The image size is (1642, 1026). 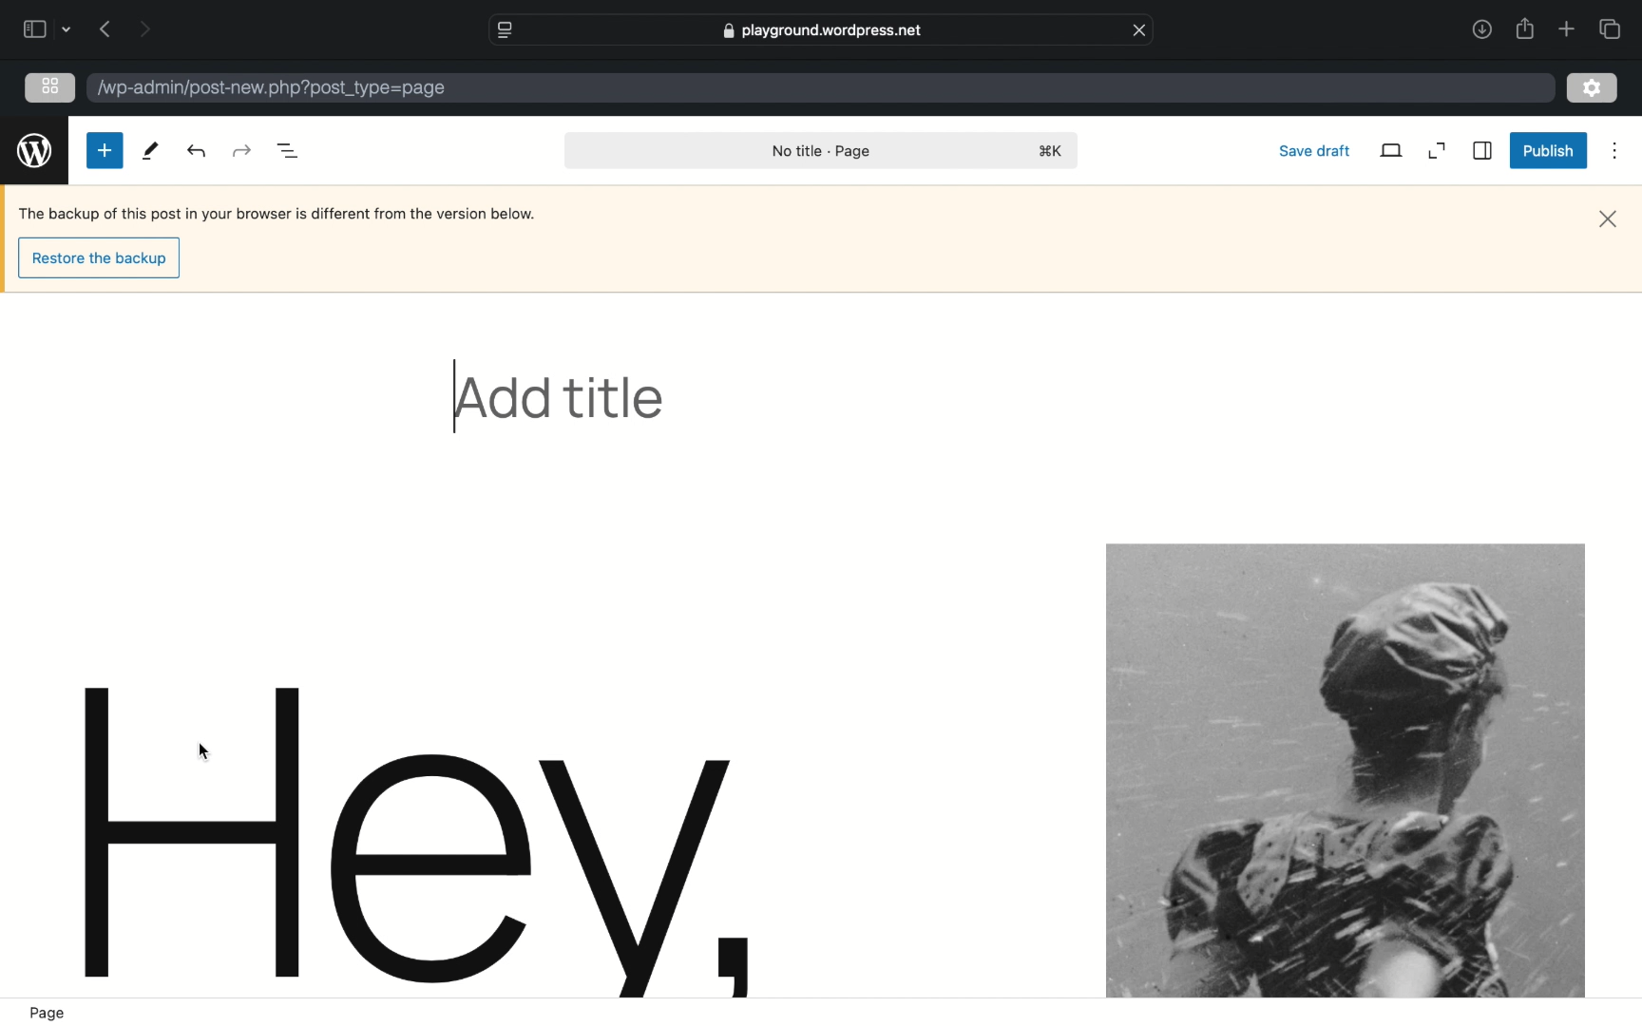 I want to click on wordpress, so click(x=34, y=151).